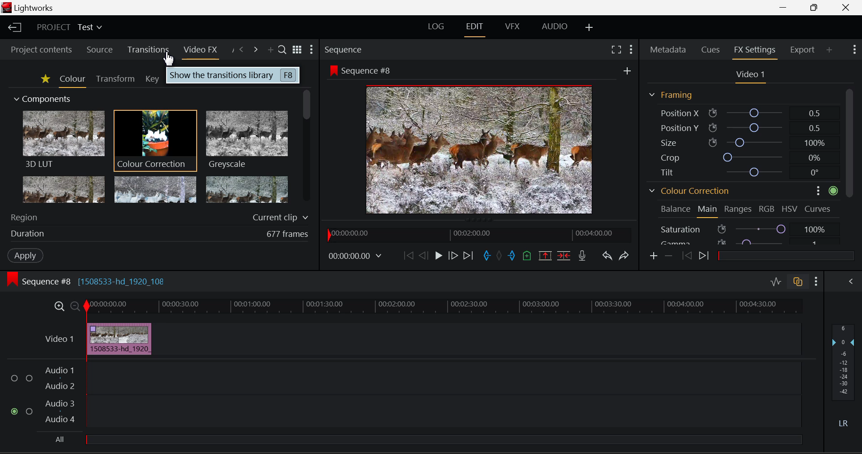 The width and height of the screenshot is (862, 454). I want to click on Components, so click(44, 100).